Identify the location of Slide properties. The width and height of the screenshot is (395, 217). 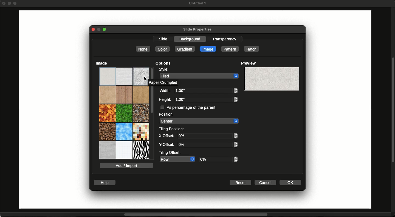
(197, 30).